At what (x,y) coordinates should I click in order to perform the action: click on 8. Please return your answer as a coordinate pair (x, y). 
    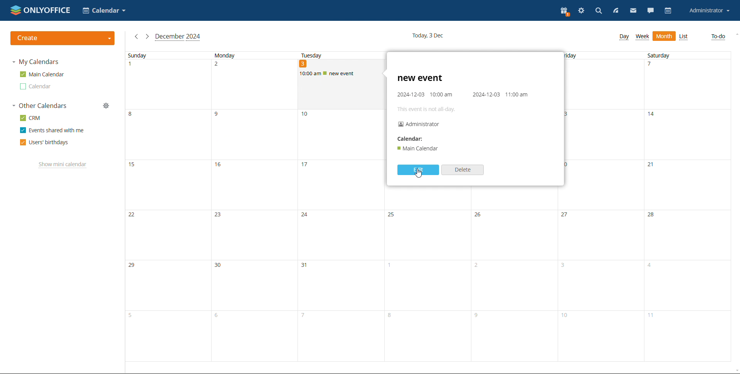
    Looking at the image, I should click on (427, 336).